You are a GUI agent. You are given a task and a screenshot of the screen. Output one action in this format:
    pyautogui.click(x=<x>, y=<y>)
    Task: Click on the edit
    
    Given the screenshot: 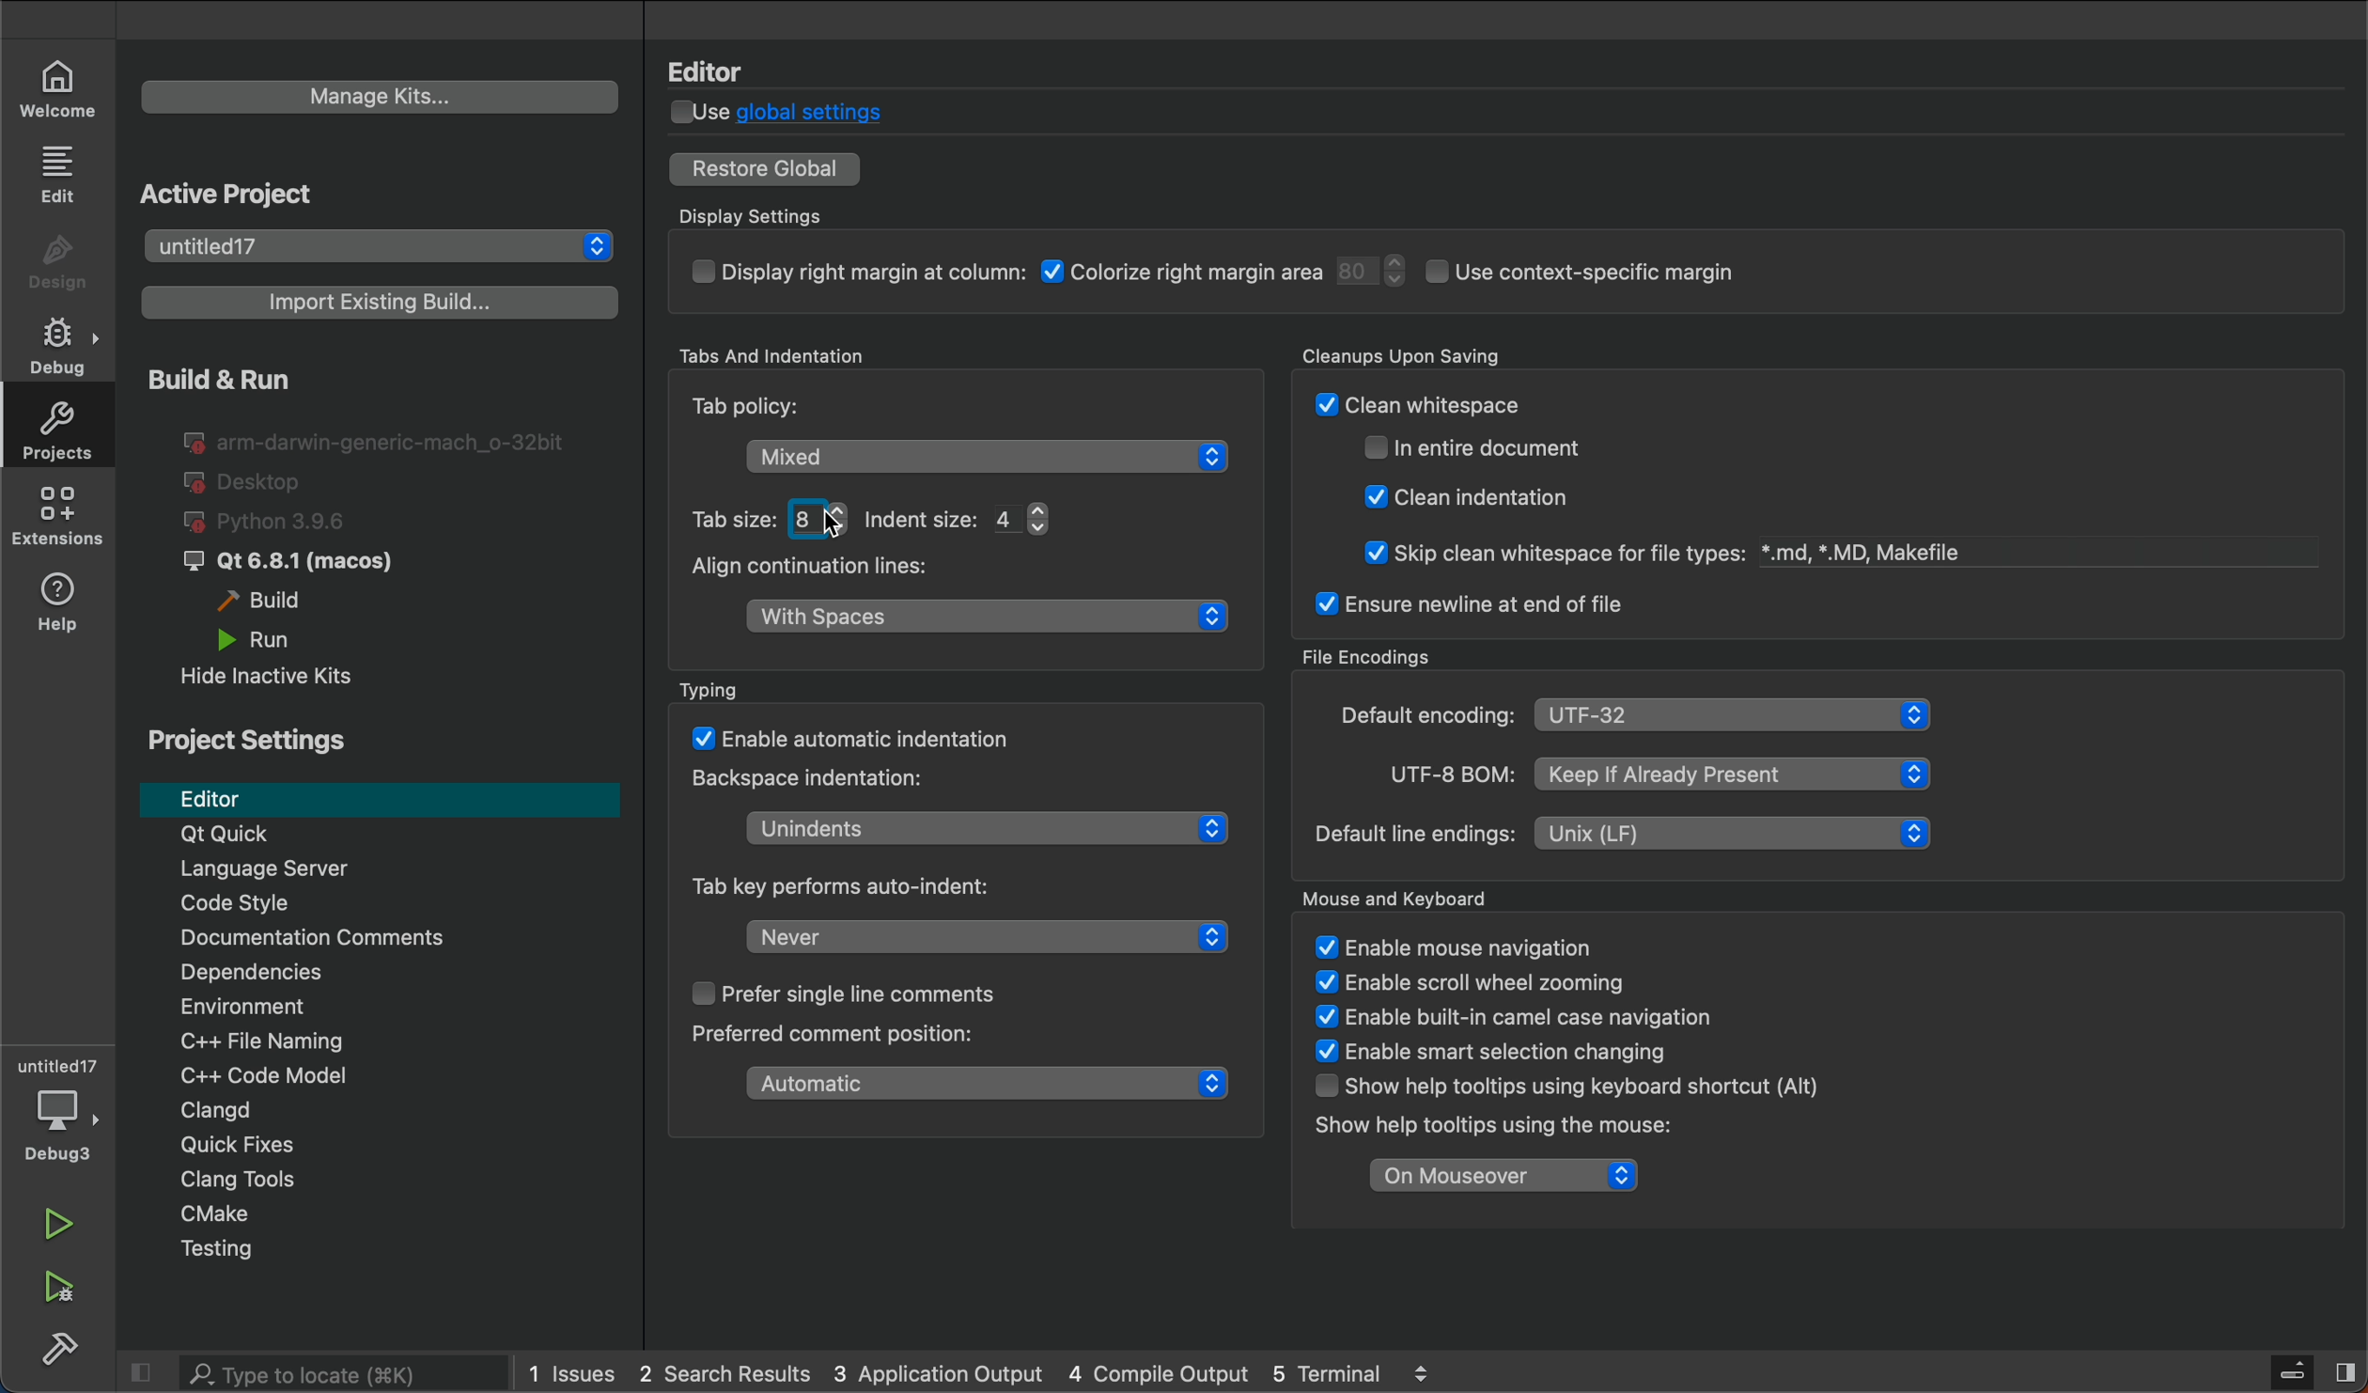 What is the action you would take?
    pyautogui.click(x=64, y=177)
    